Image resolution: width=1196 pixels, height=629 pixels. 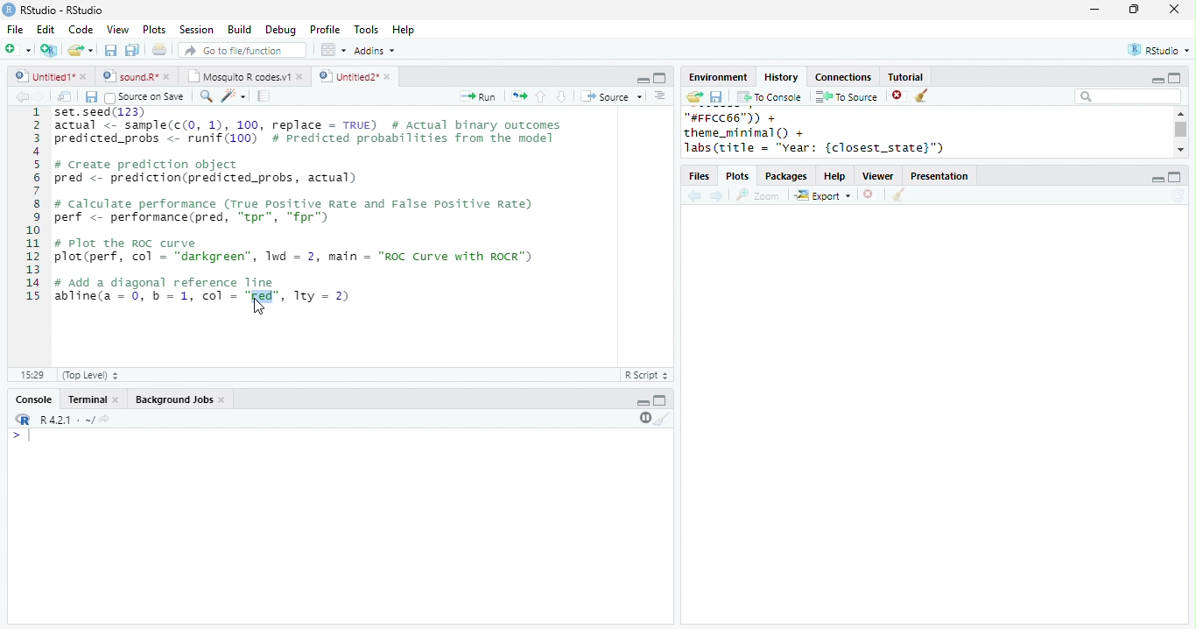 I want to click on Top Level, so click(x=92, y=375).